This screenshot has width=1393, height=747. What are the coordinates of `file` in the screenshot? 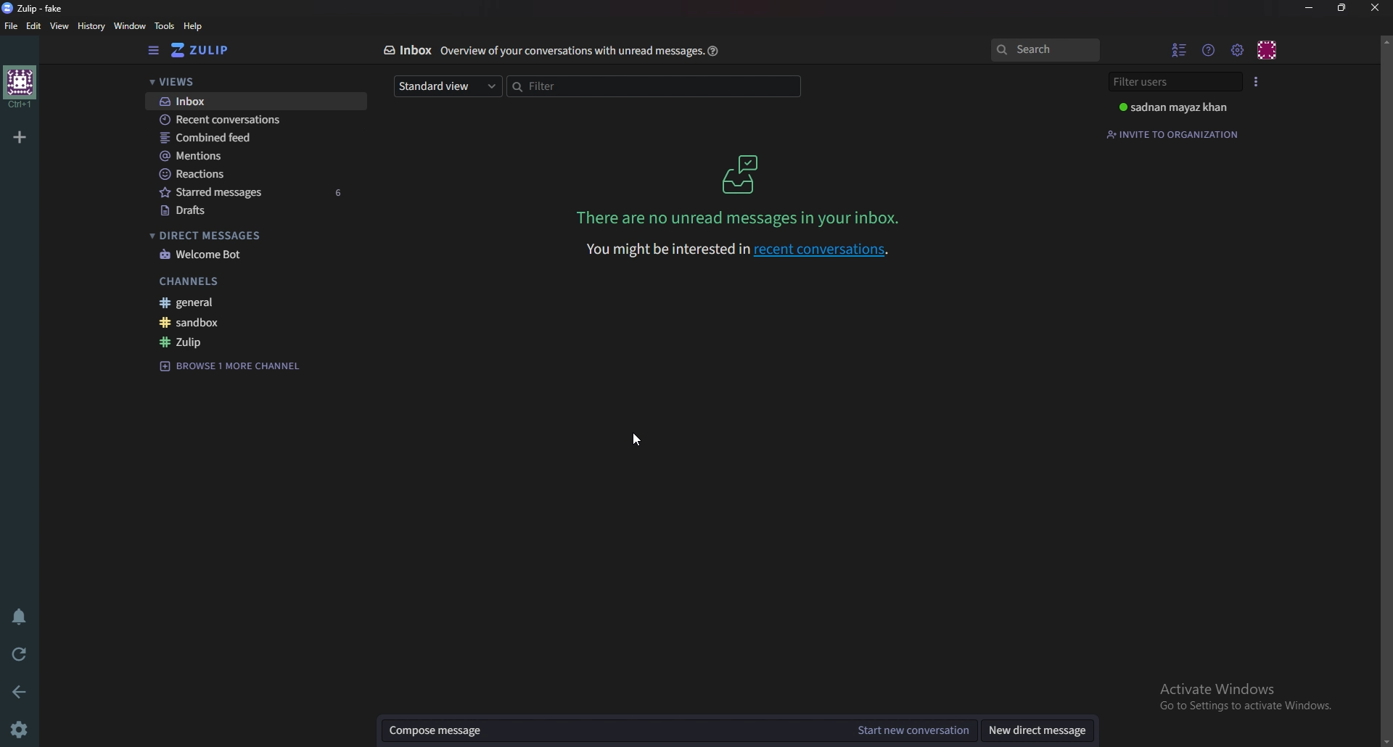 It's located at (14, 26).